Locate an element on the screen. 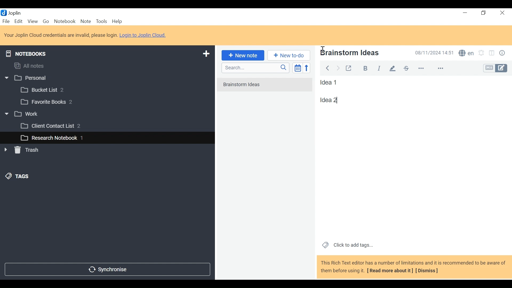  strikethrough is located at coordinates (406, 68).